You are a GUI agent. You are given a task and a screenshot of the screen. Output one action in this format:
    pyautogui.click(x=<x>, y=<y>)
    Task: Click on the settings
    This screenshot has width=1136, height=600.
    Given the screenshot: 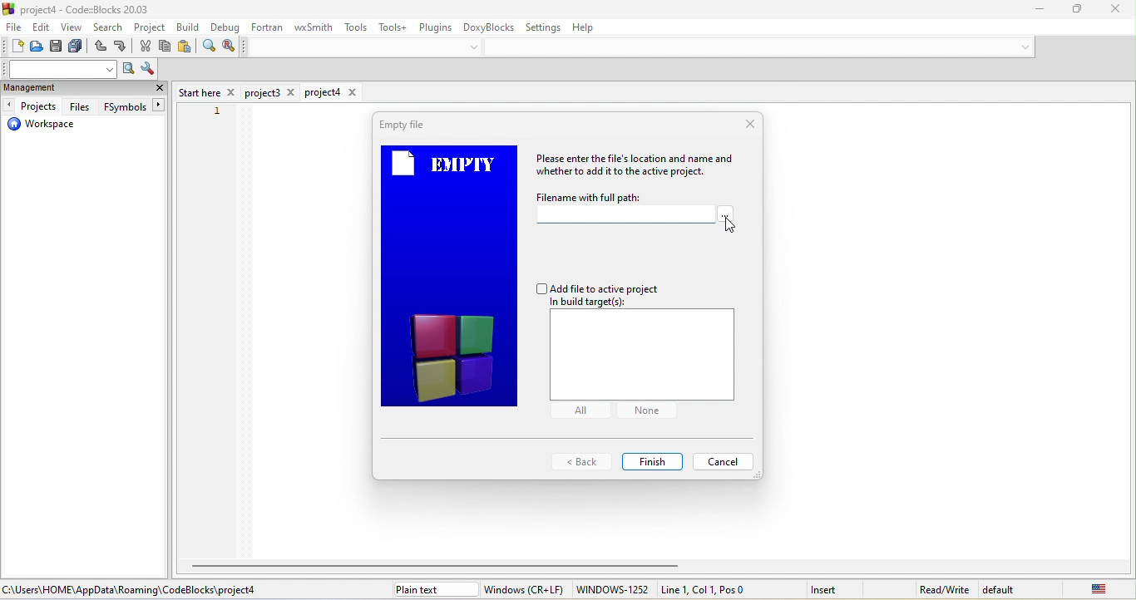 What is the action you would take?
    pyautogui.click(x=546, y=27)
    